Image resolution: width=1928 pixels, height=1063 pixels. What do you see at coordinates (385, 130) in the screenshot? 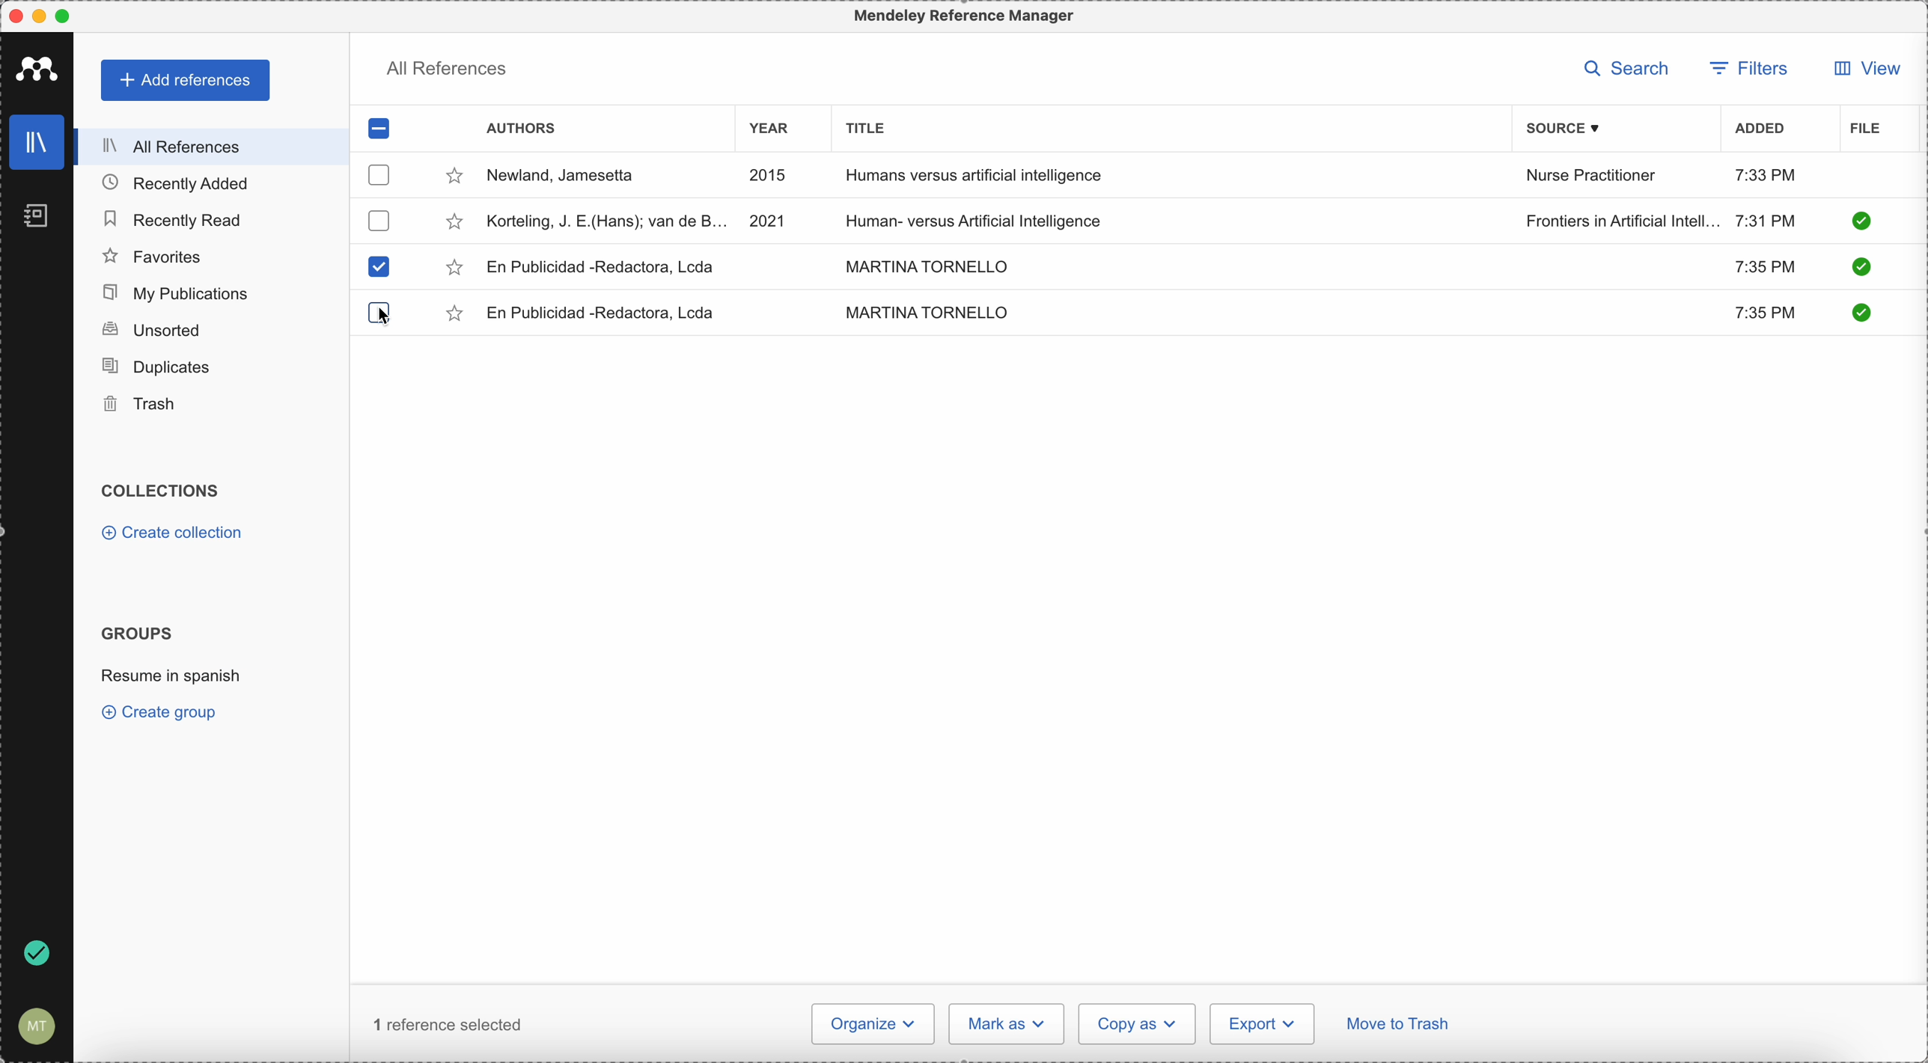
I see `checkbox` at bounding box center [385, 130].